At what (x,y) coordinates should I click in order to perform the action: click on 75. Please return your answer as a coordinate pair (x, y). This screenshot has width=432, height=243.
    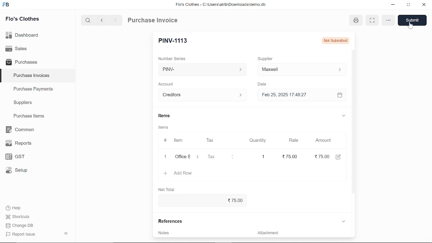
    Looking at the image, I should click on (287, 157).